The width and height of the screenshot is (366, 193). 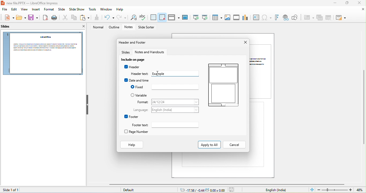 What do you see at coordinates (158, 74) in the screenshot?
I see `cursor movement` at bounding box center [158, 74].